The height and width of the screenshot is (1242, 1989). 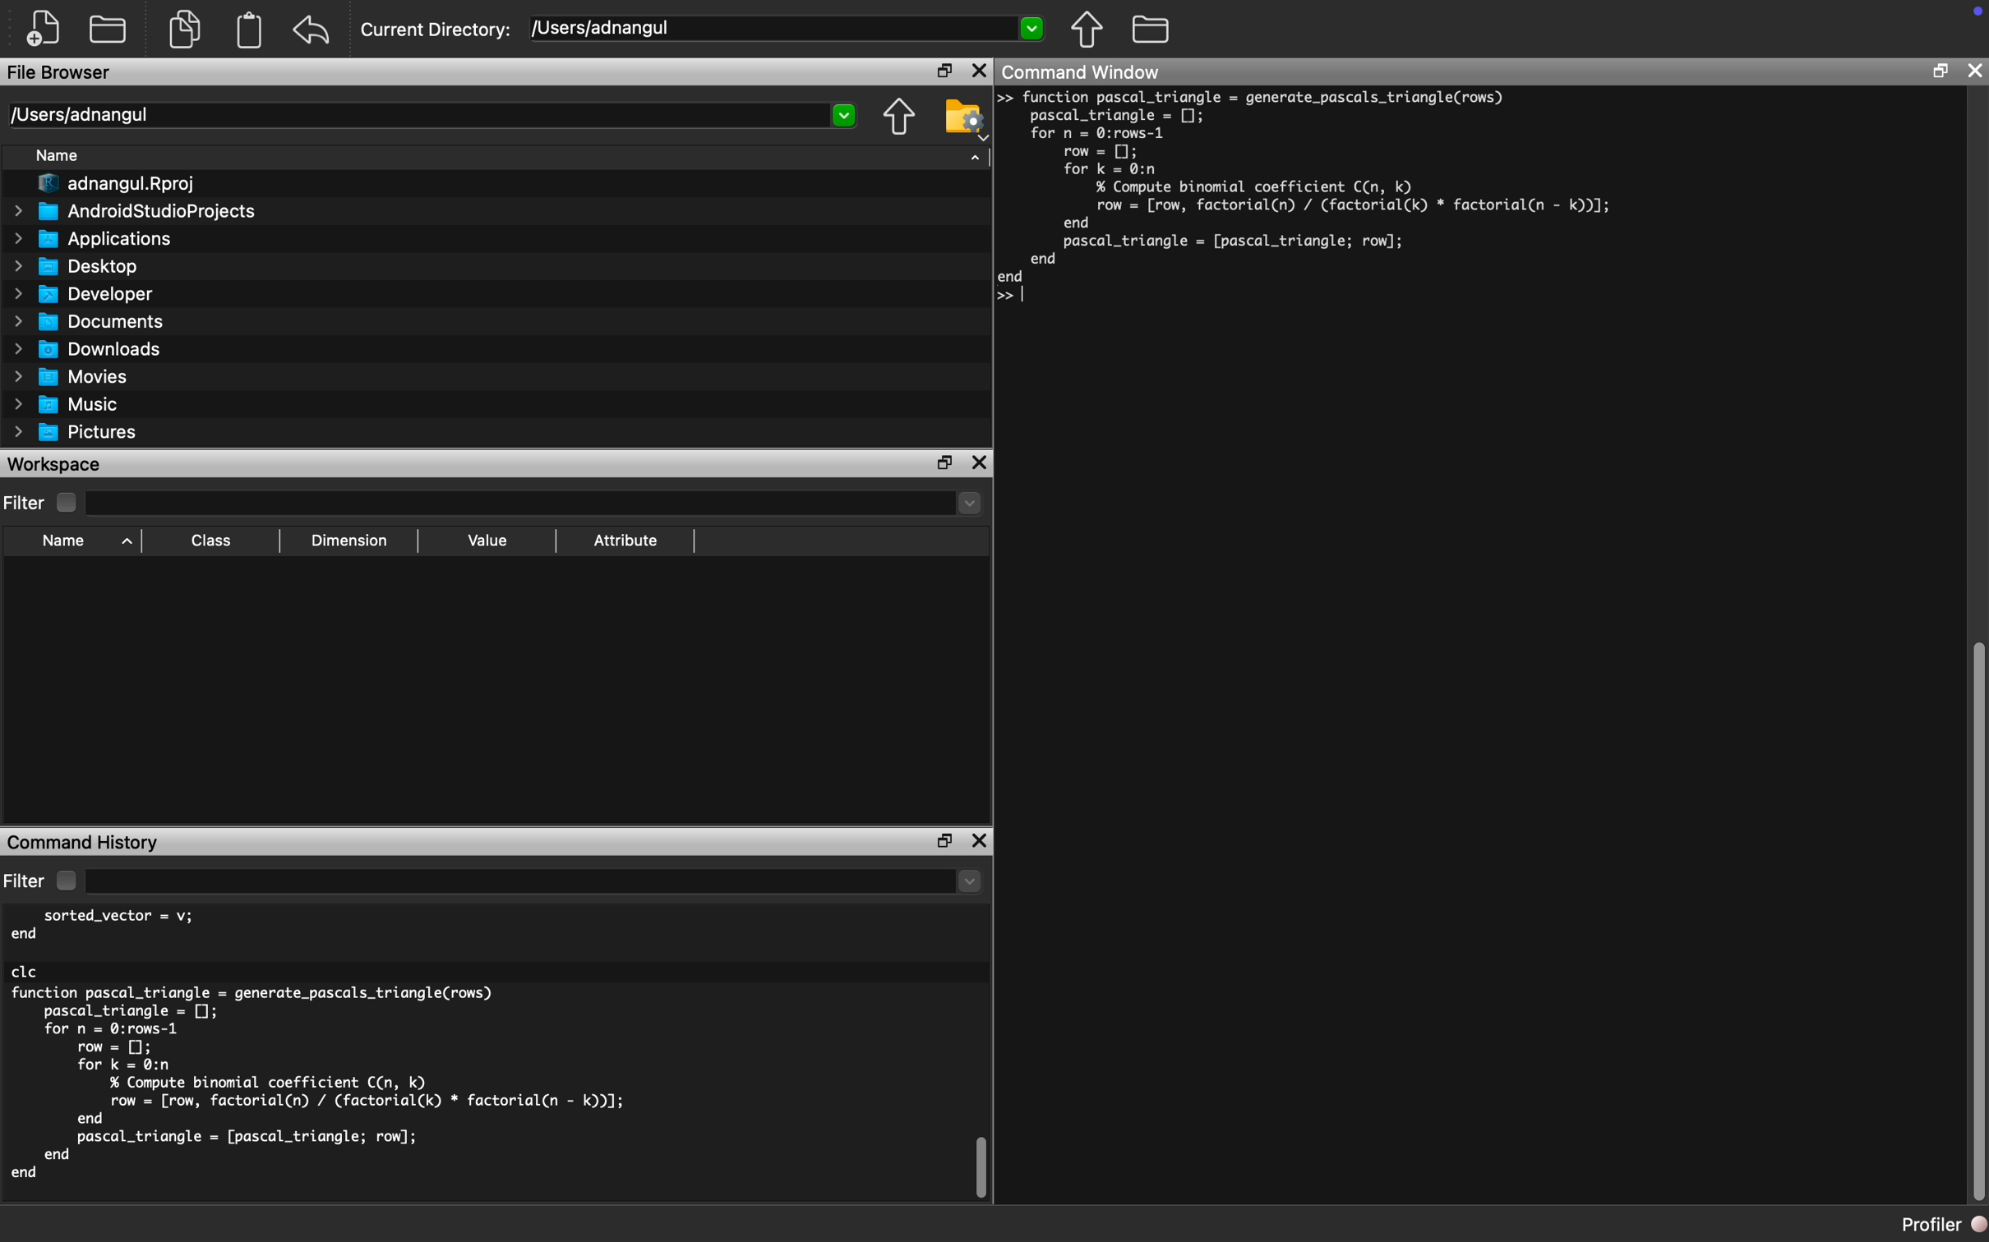 What do you see at coordinates (946, 464) in the screenshot?
I see `Restore Down` at bounding box center [946, 464].